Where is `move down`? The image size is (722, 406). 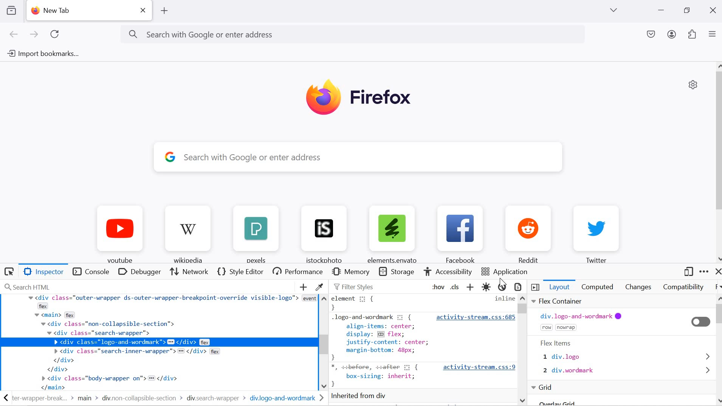
move down is located at coordinates (717, 259).